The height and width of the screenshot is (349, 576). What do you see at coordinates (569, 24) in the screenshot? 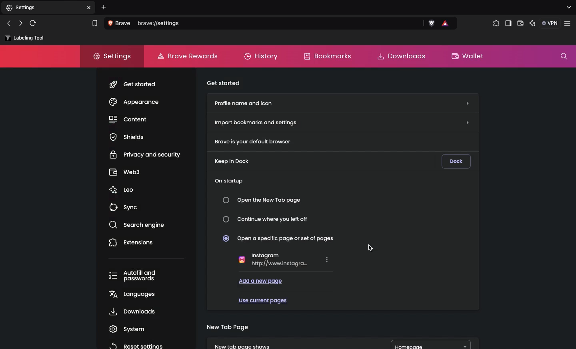
I see `Customize and control brave` at bounding box center [569, 24].